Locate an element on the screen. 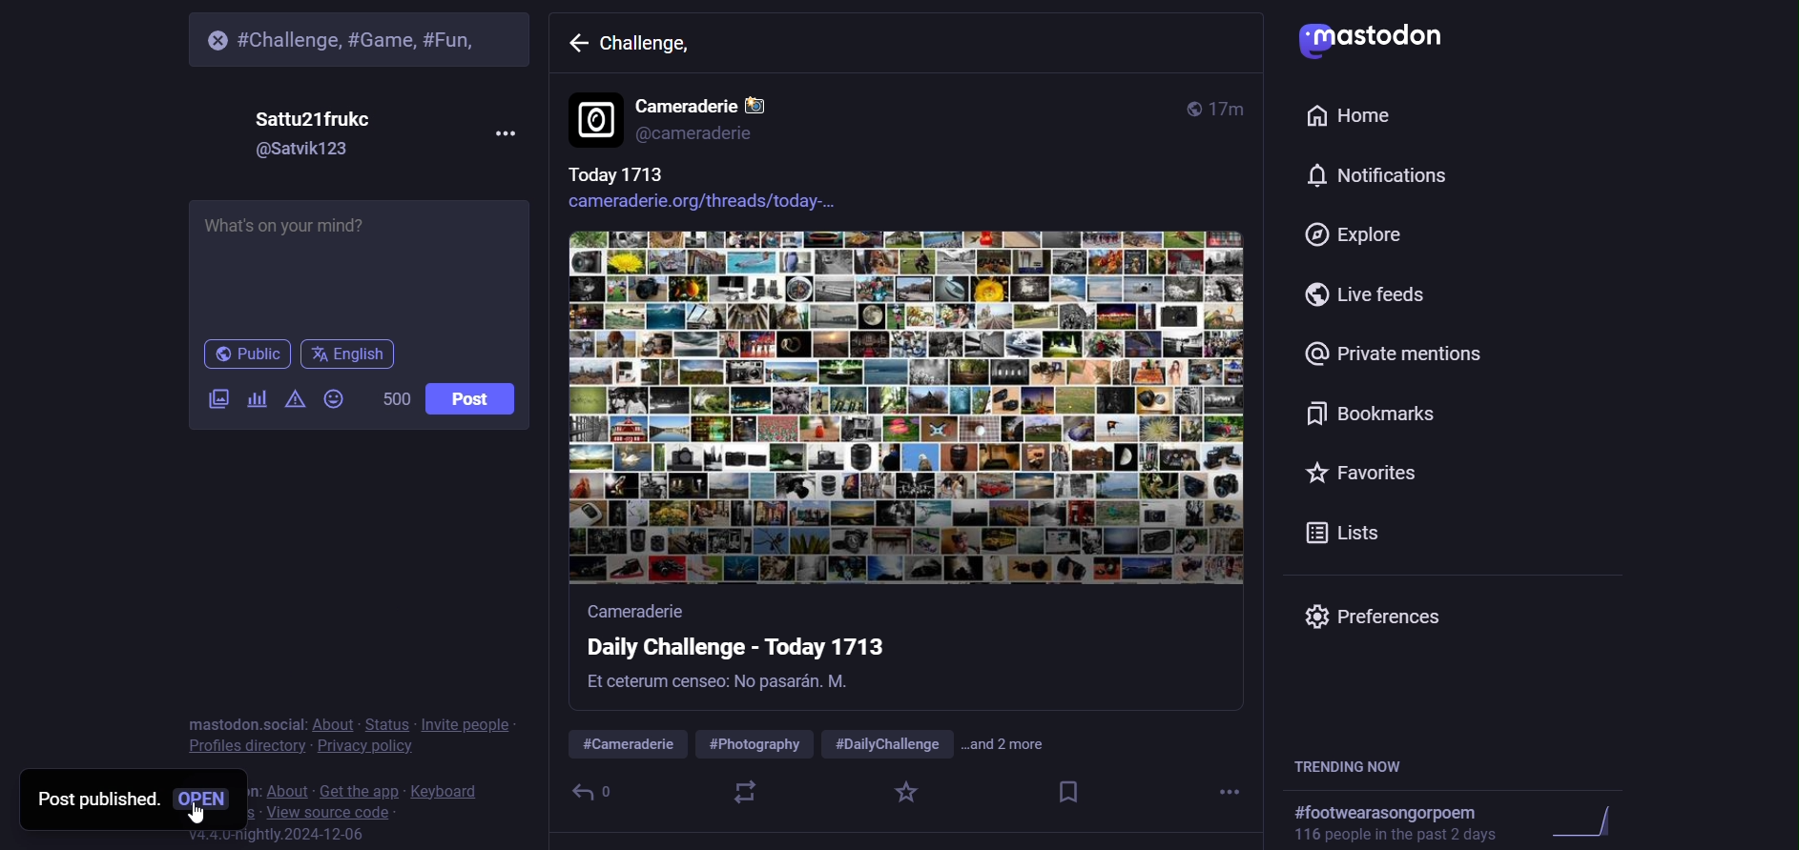  preferences is located at coordinates (1383, 615).